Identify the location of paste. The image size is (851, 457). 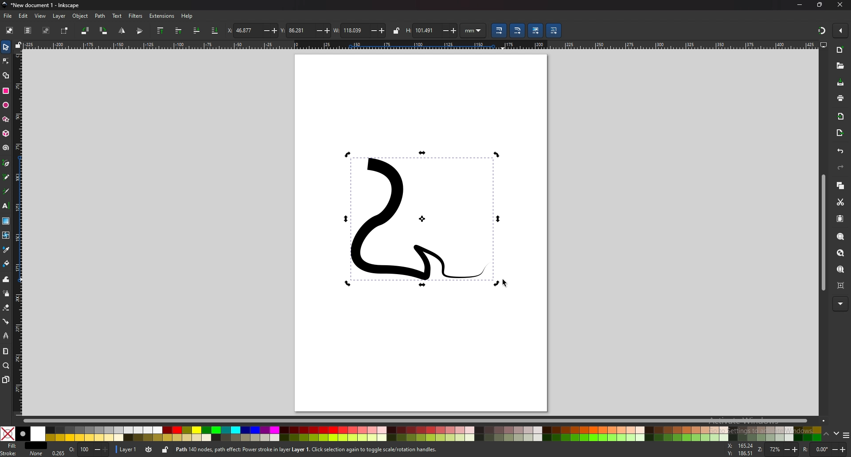
(841, 219).